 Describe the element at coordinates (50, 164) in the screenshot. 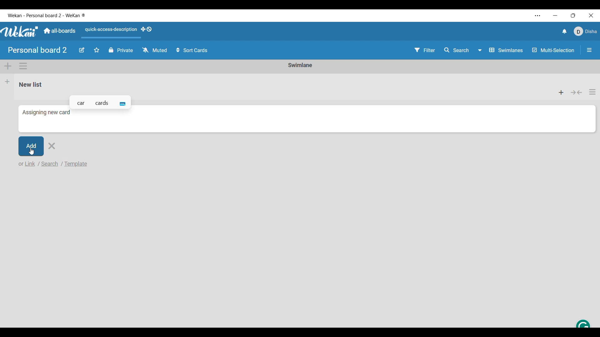

I see `Search card` at that location.